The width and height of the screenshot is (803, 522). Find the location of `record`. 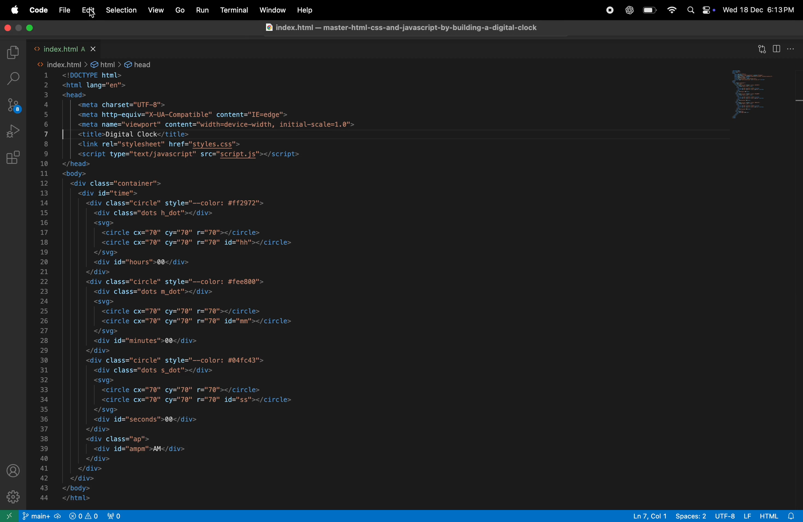

record is located at coordinates (610, 11).